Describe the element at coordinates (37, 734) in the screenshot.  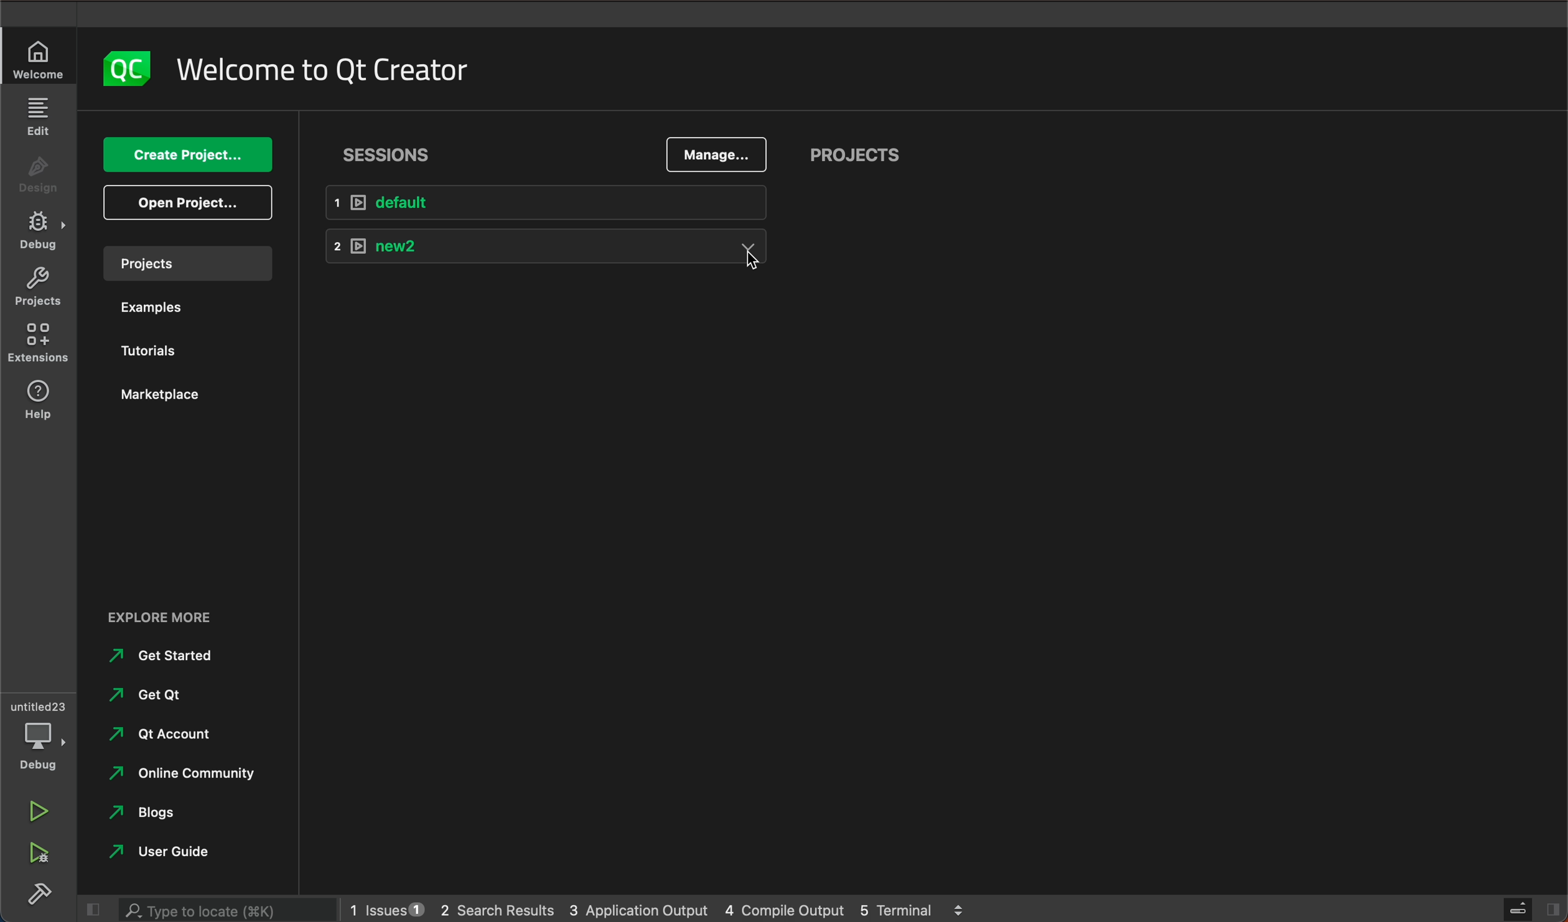
I see `debug` at that location.